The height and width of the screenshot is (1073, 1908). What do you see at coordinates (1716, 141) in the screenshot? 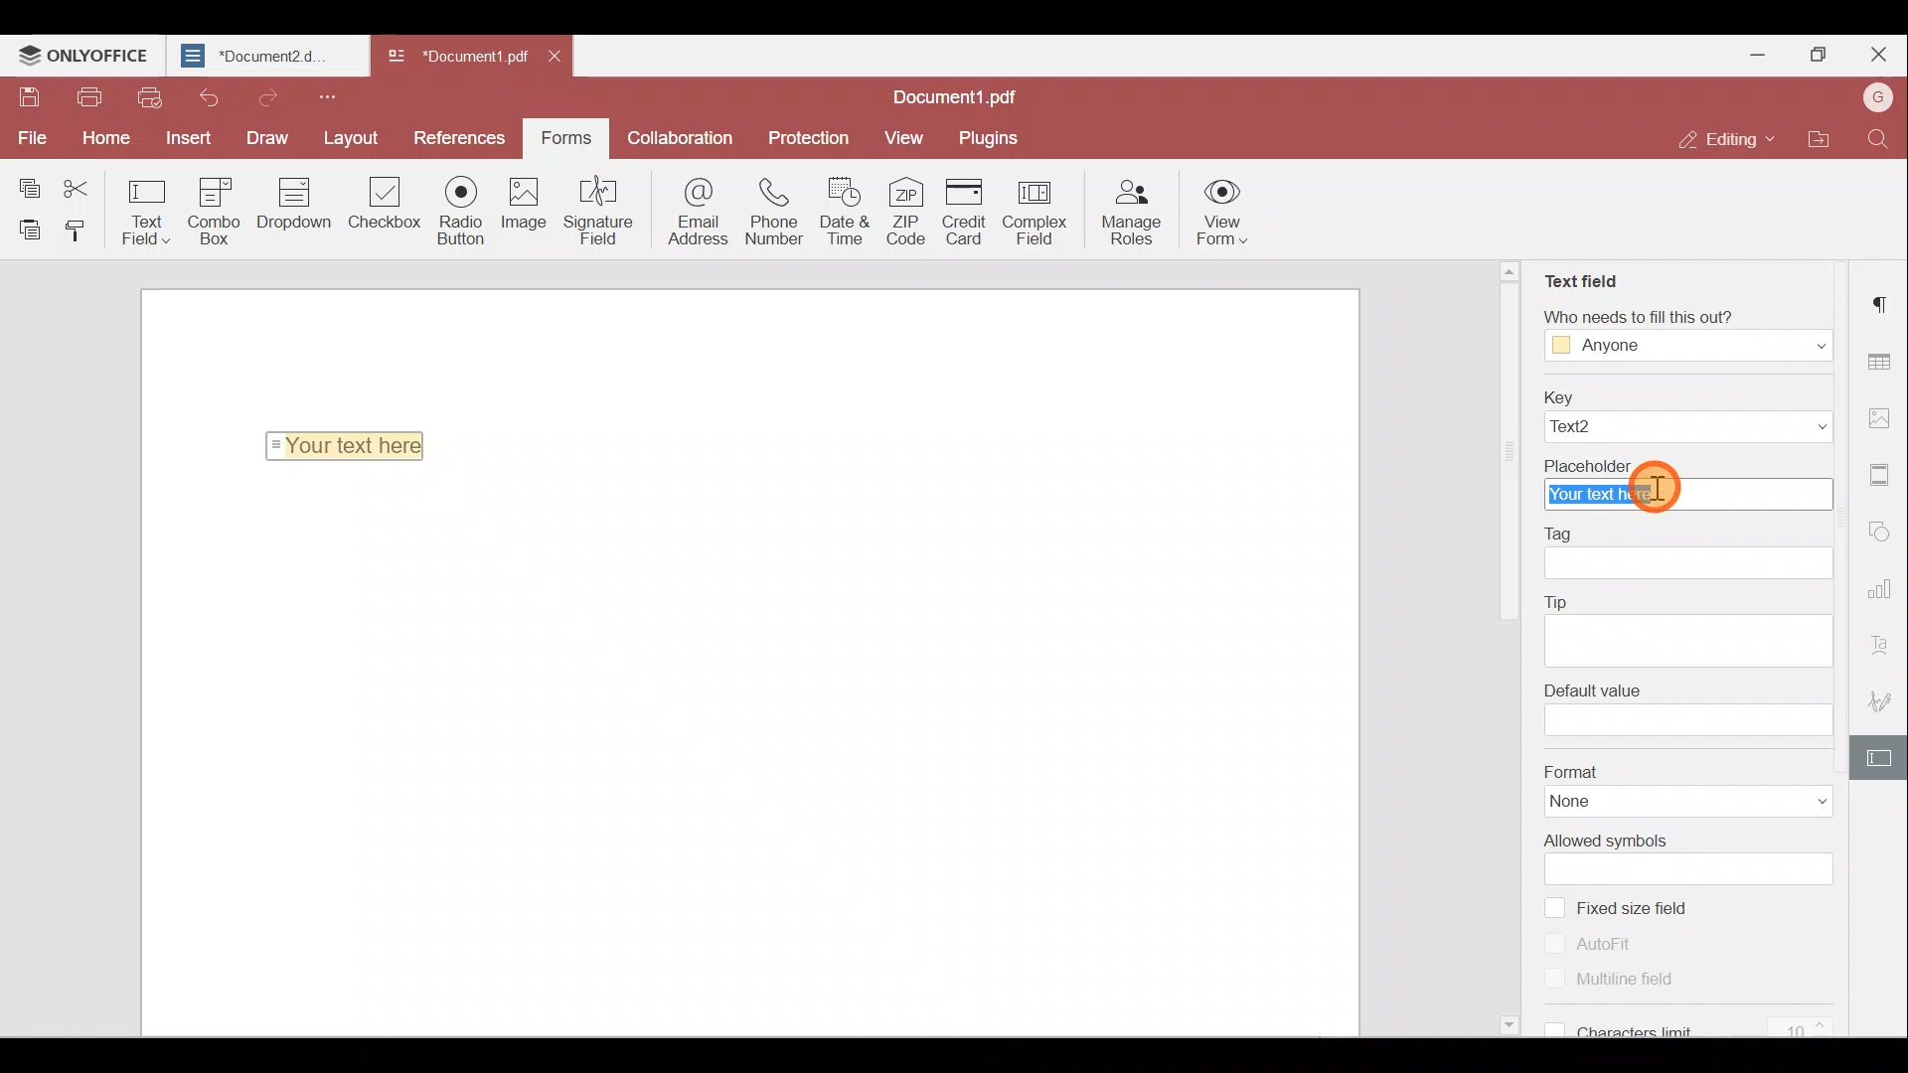
I see `Editing mode` at bounding box center [1716, 141].